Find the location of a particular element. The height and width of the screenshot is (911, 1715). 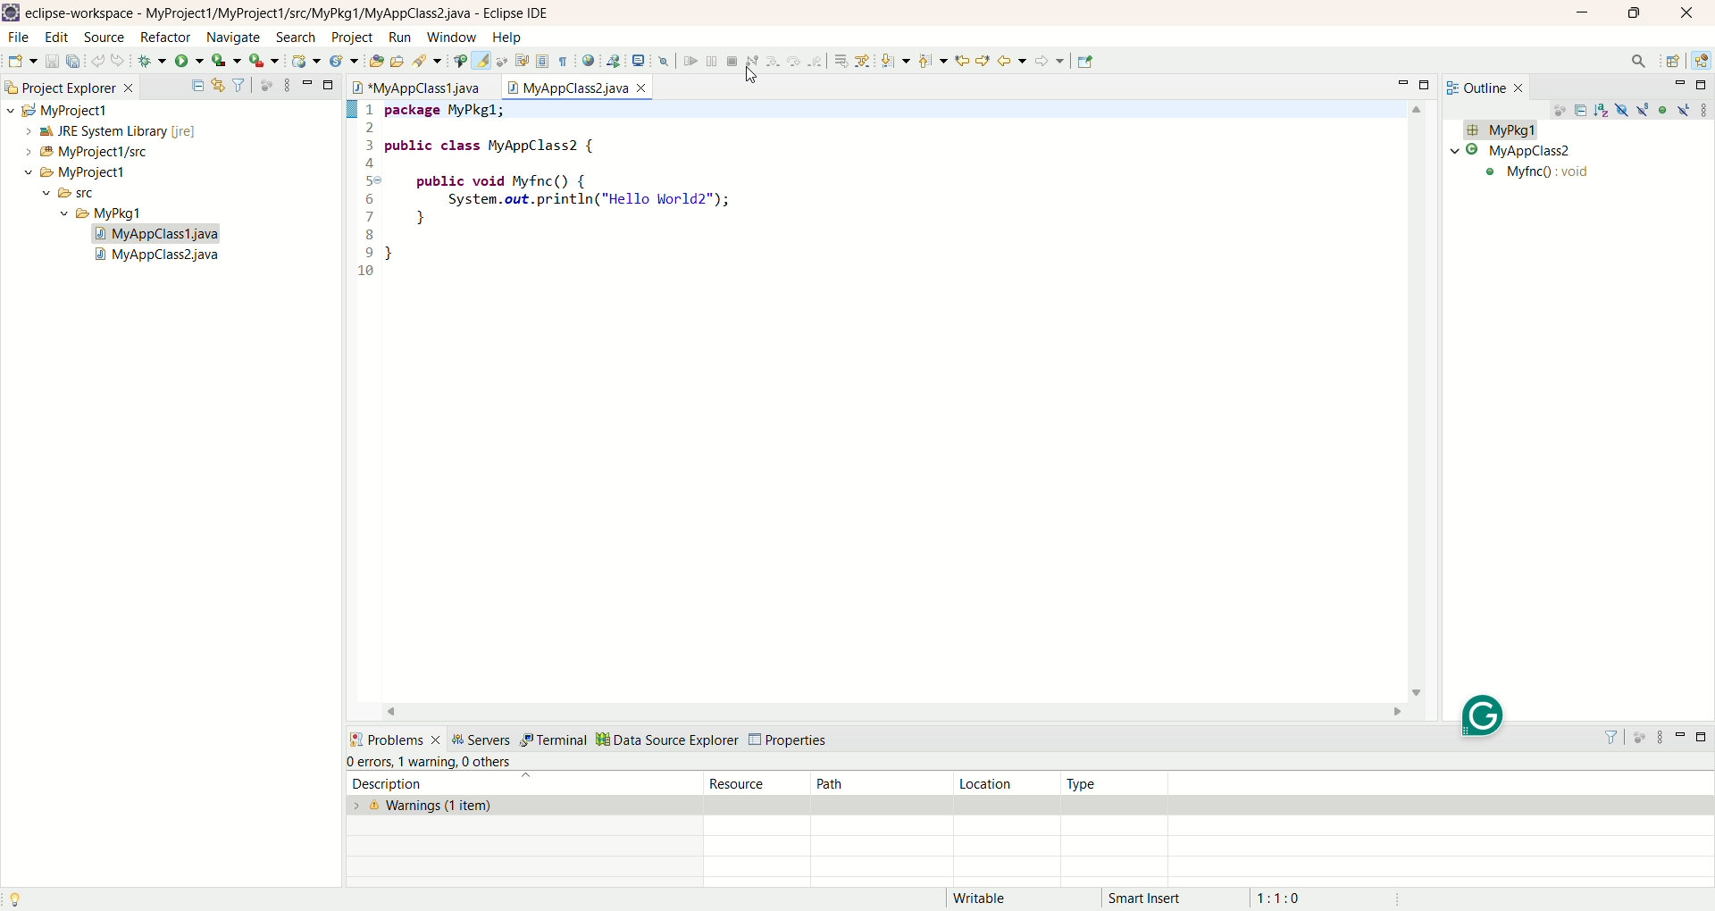

previous edit location is located at coordinates (960, 61).